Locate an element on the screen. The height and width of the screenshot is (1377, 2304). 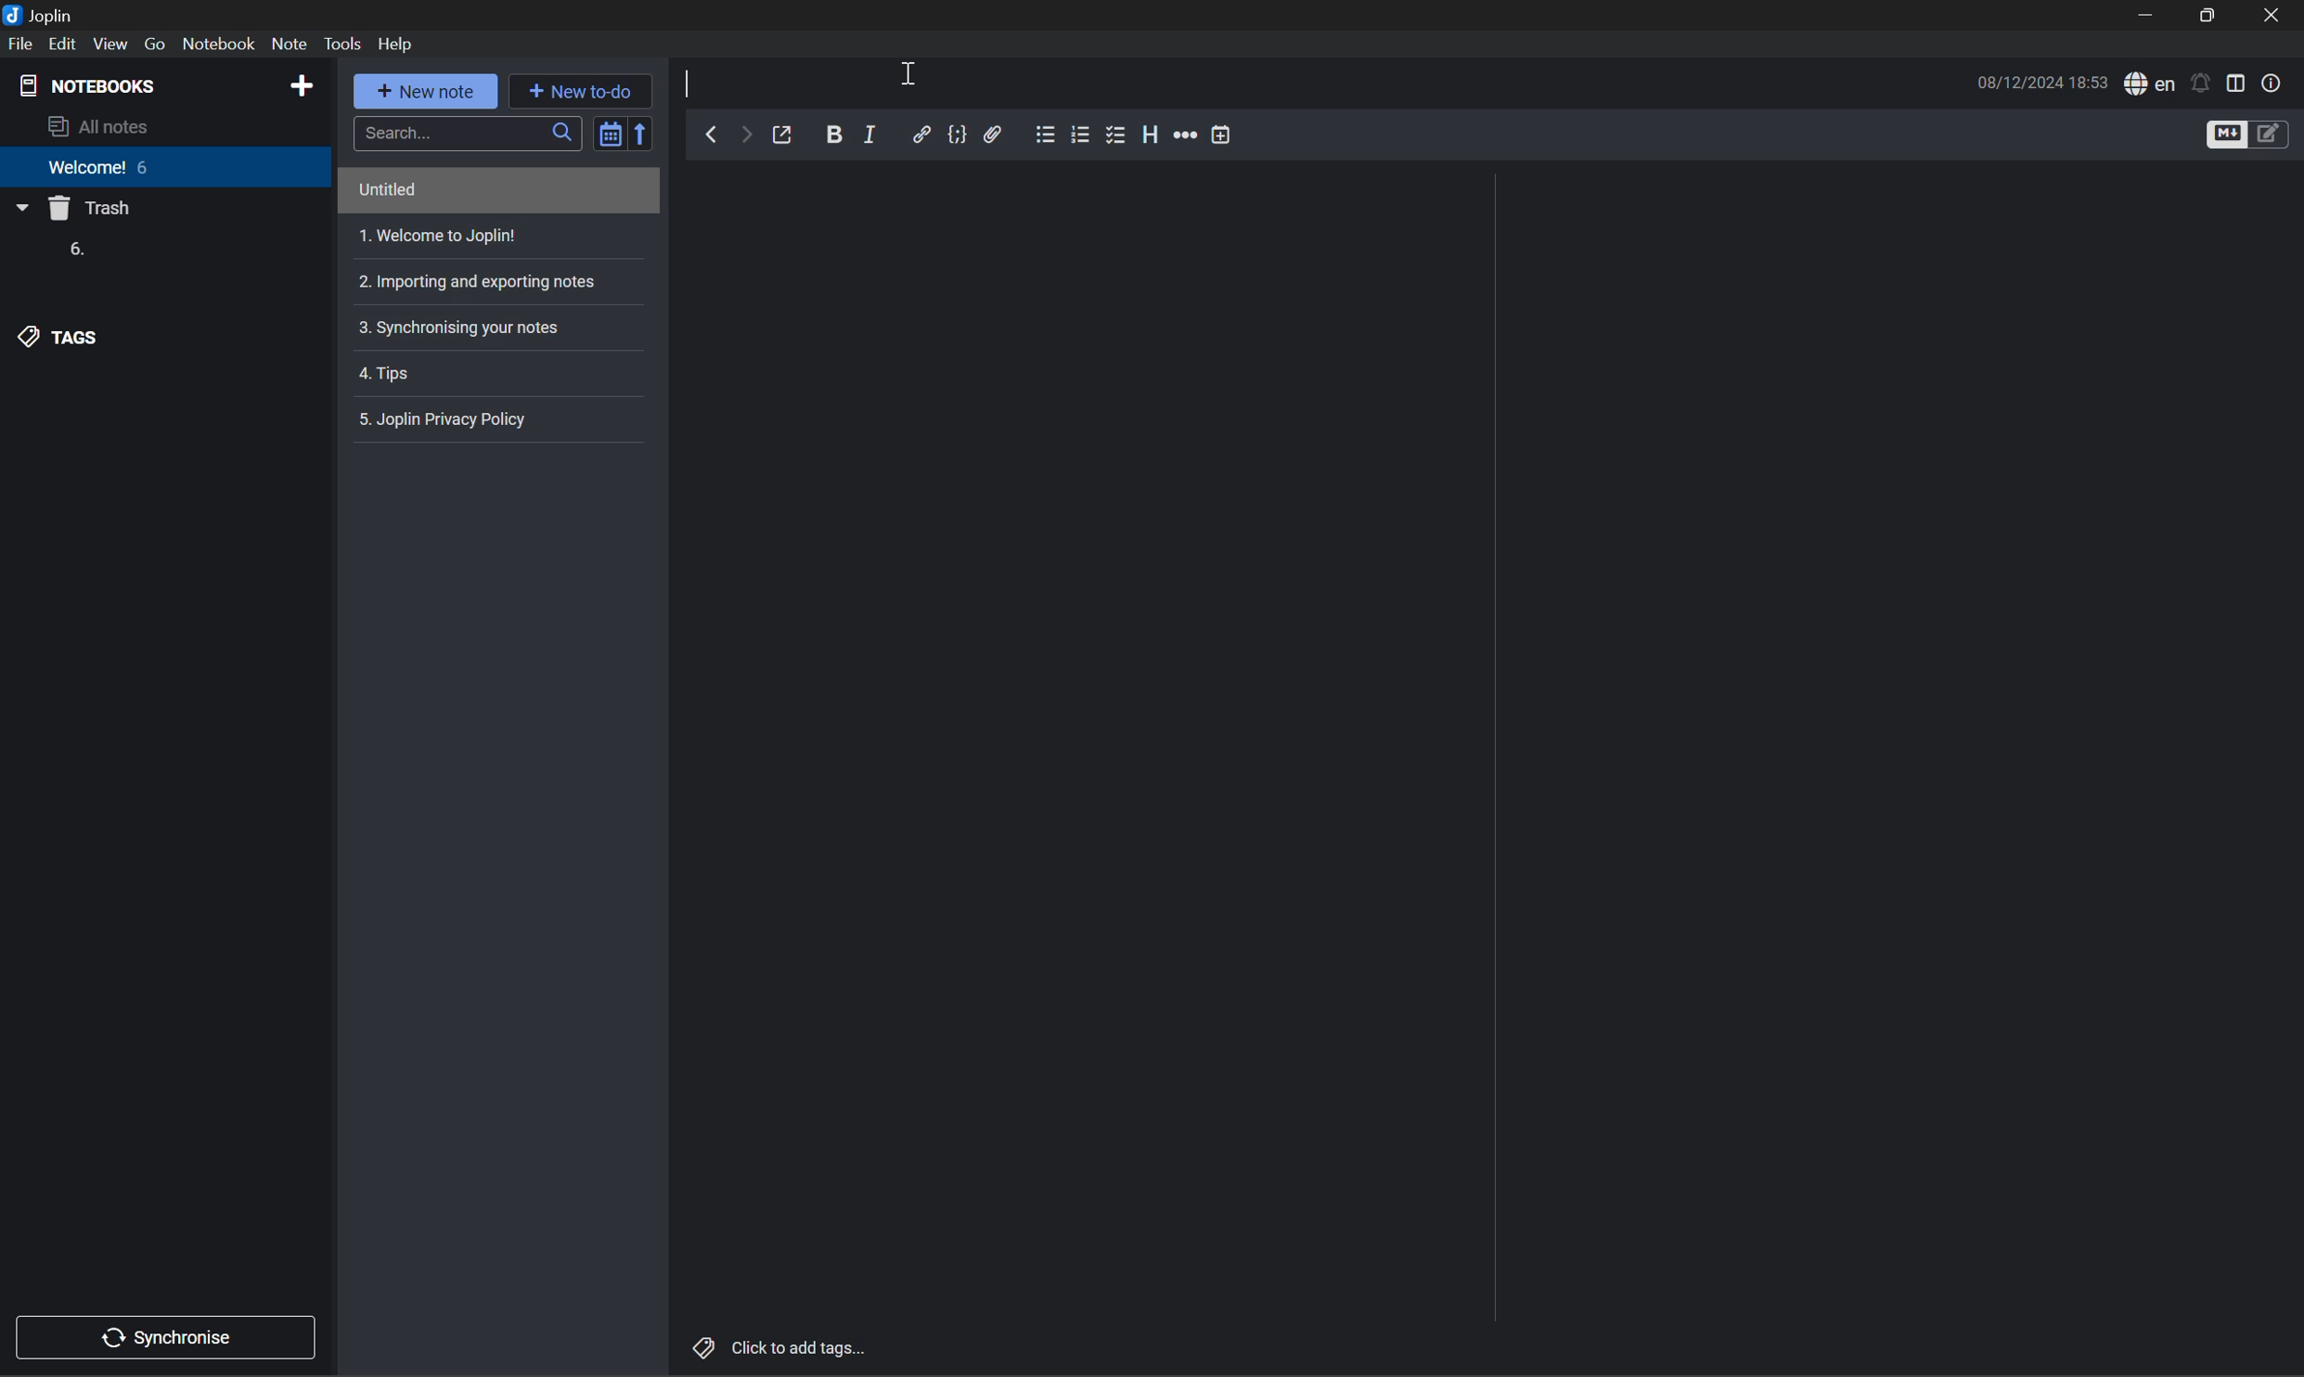
Back is located at coordinates (706, 134).